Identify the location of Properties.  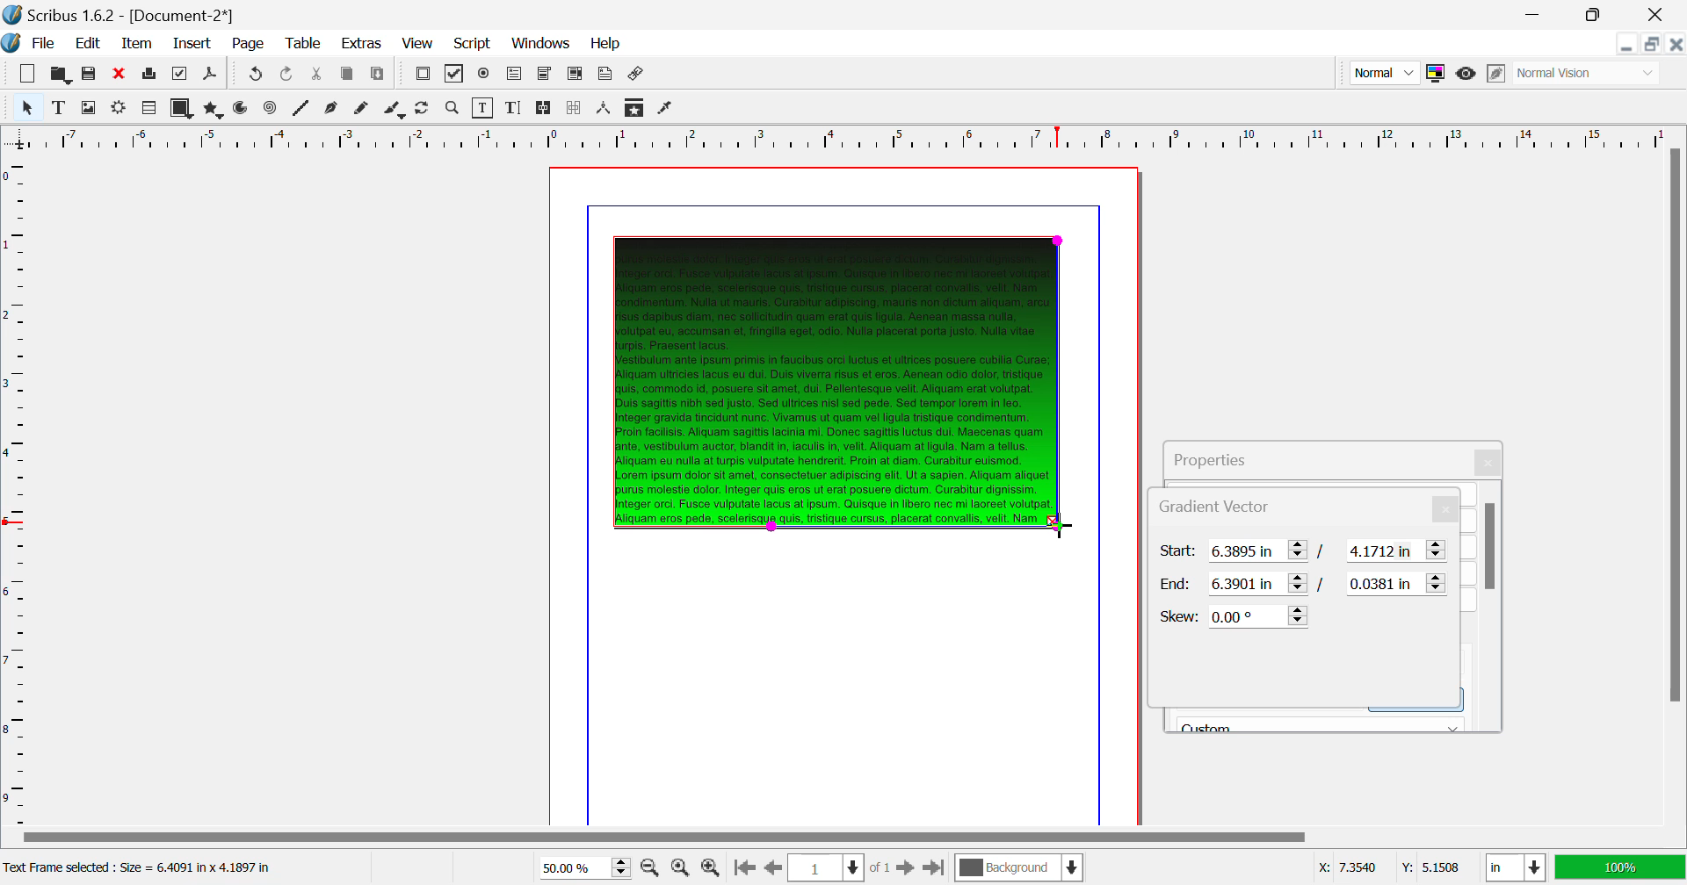
(1229, 457).